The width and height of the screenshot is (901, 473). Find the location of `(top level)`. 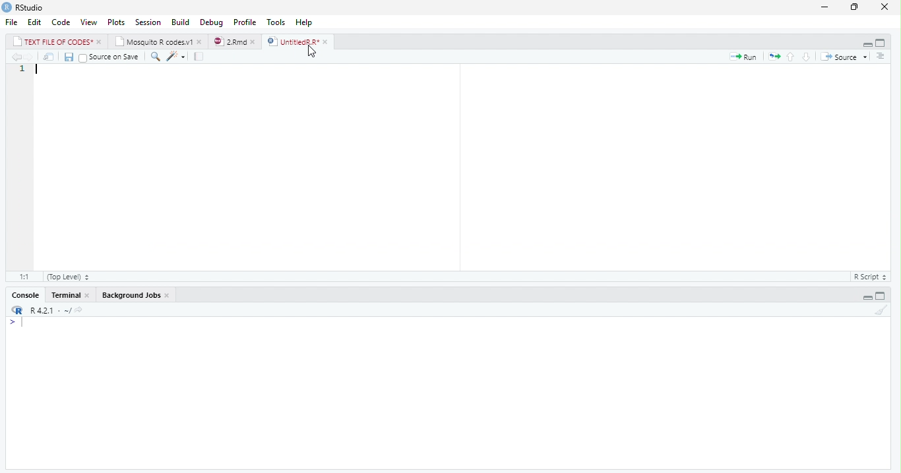

(top level) is located at coordinates (68, 277).